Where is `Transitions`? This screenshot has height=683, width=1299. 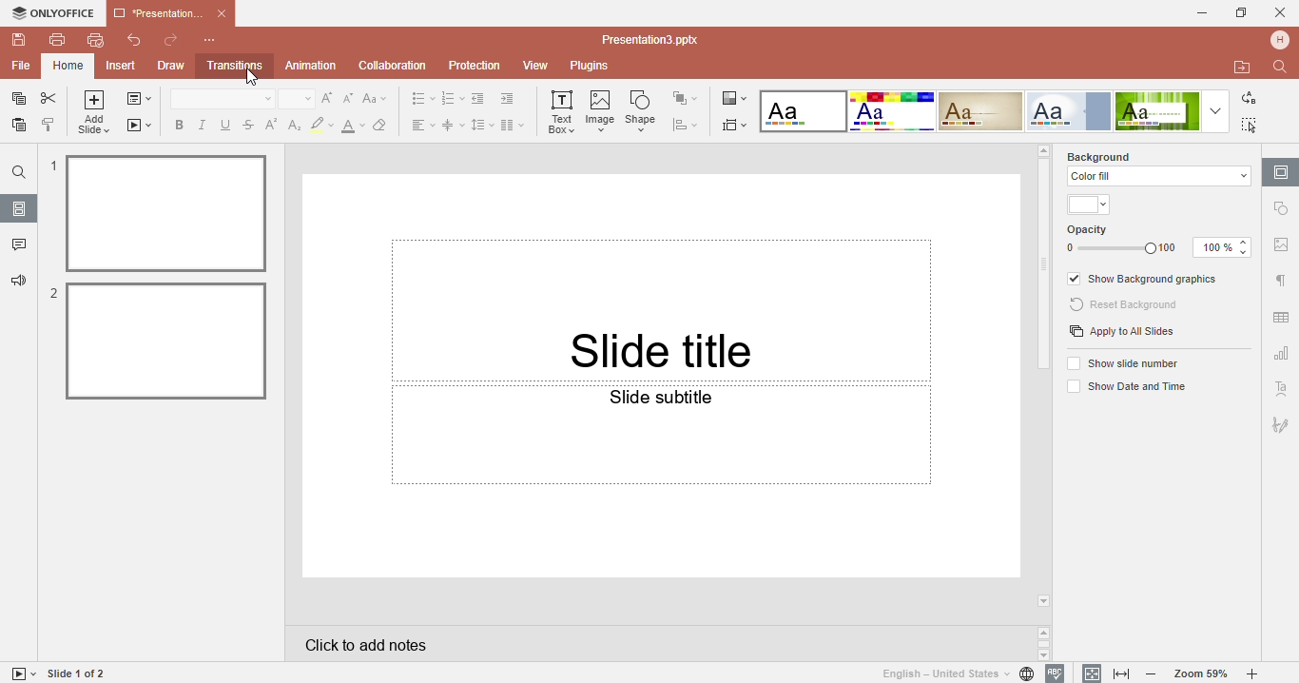 Transitions is located at coordinates (231, 68).